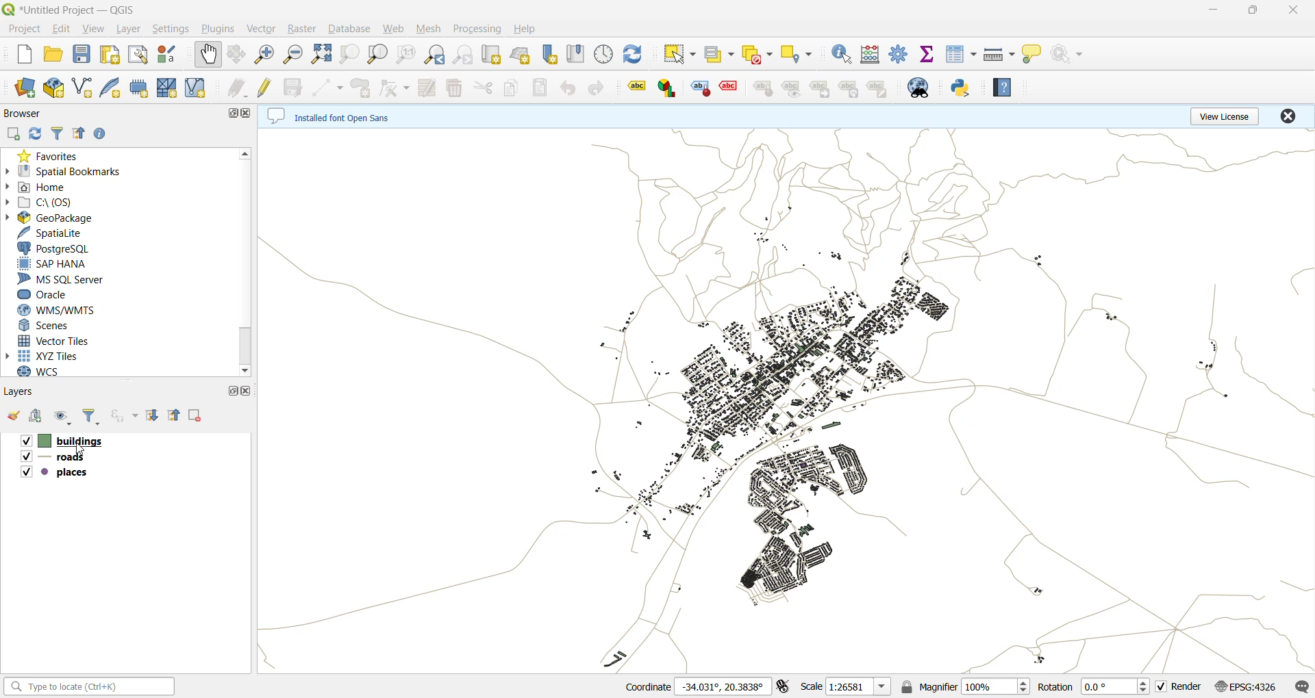  I want to click on status bar, so click(91, 688).